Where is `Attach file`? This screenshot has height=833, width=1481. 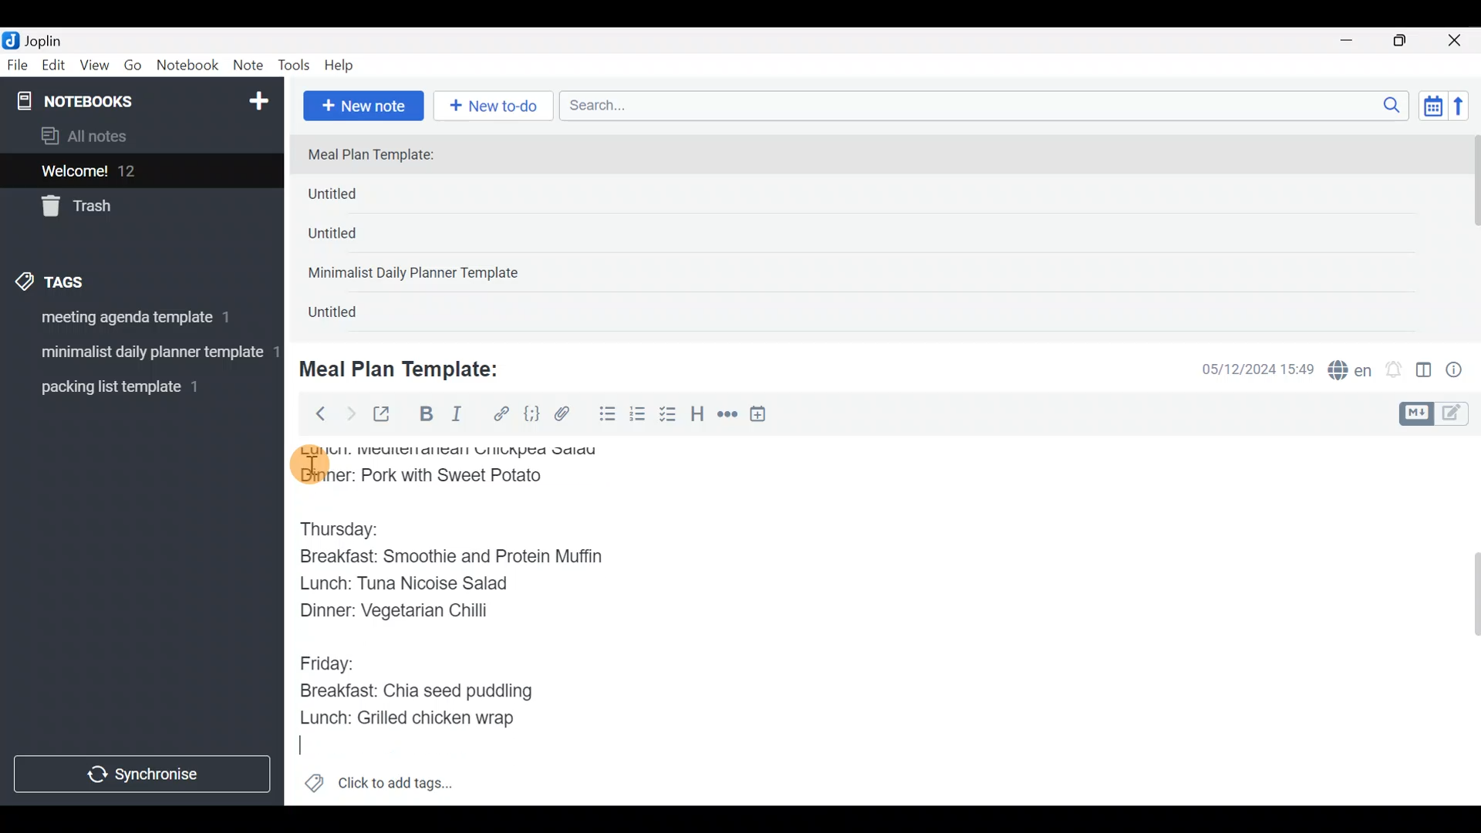
Attach file is located at coordinates (567, 416).